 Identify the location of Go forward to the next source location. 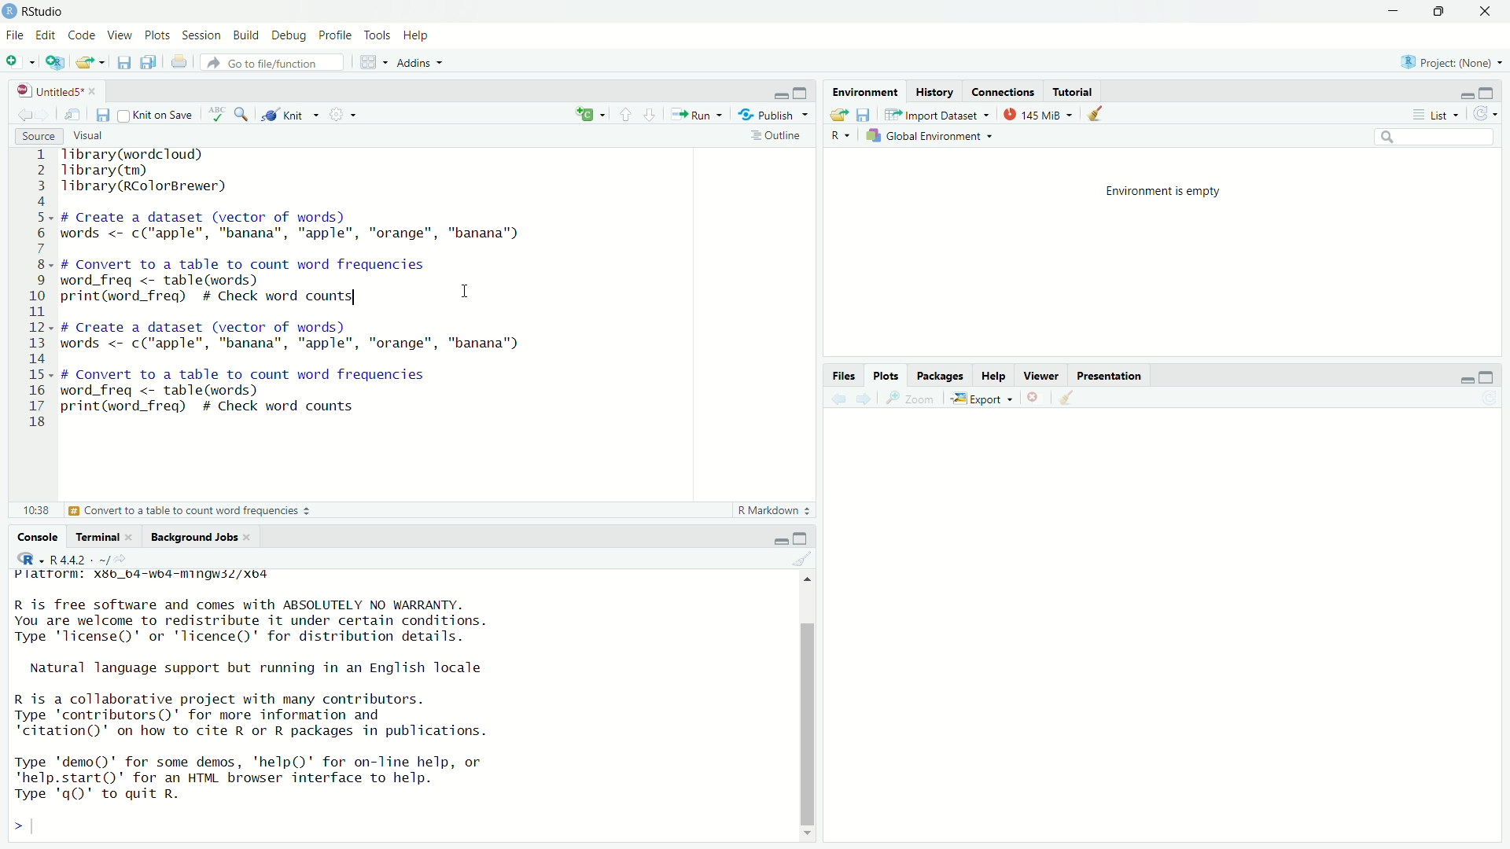
(47, 115).